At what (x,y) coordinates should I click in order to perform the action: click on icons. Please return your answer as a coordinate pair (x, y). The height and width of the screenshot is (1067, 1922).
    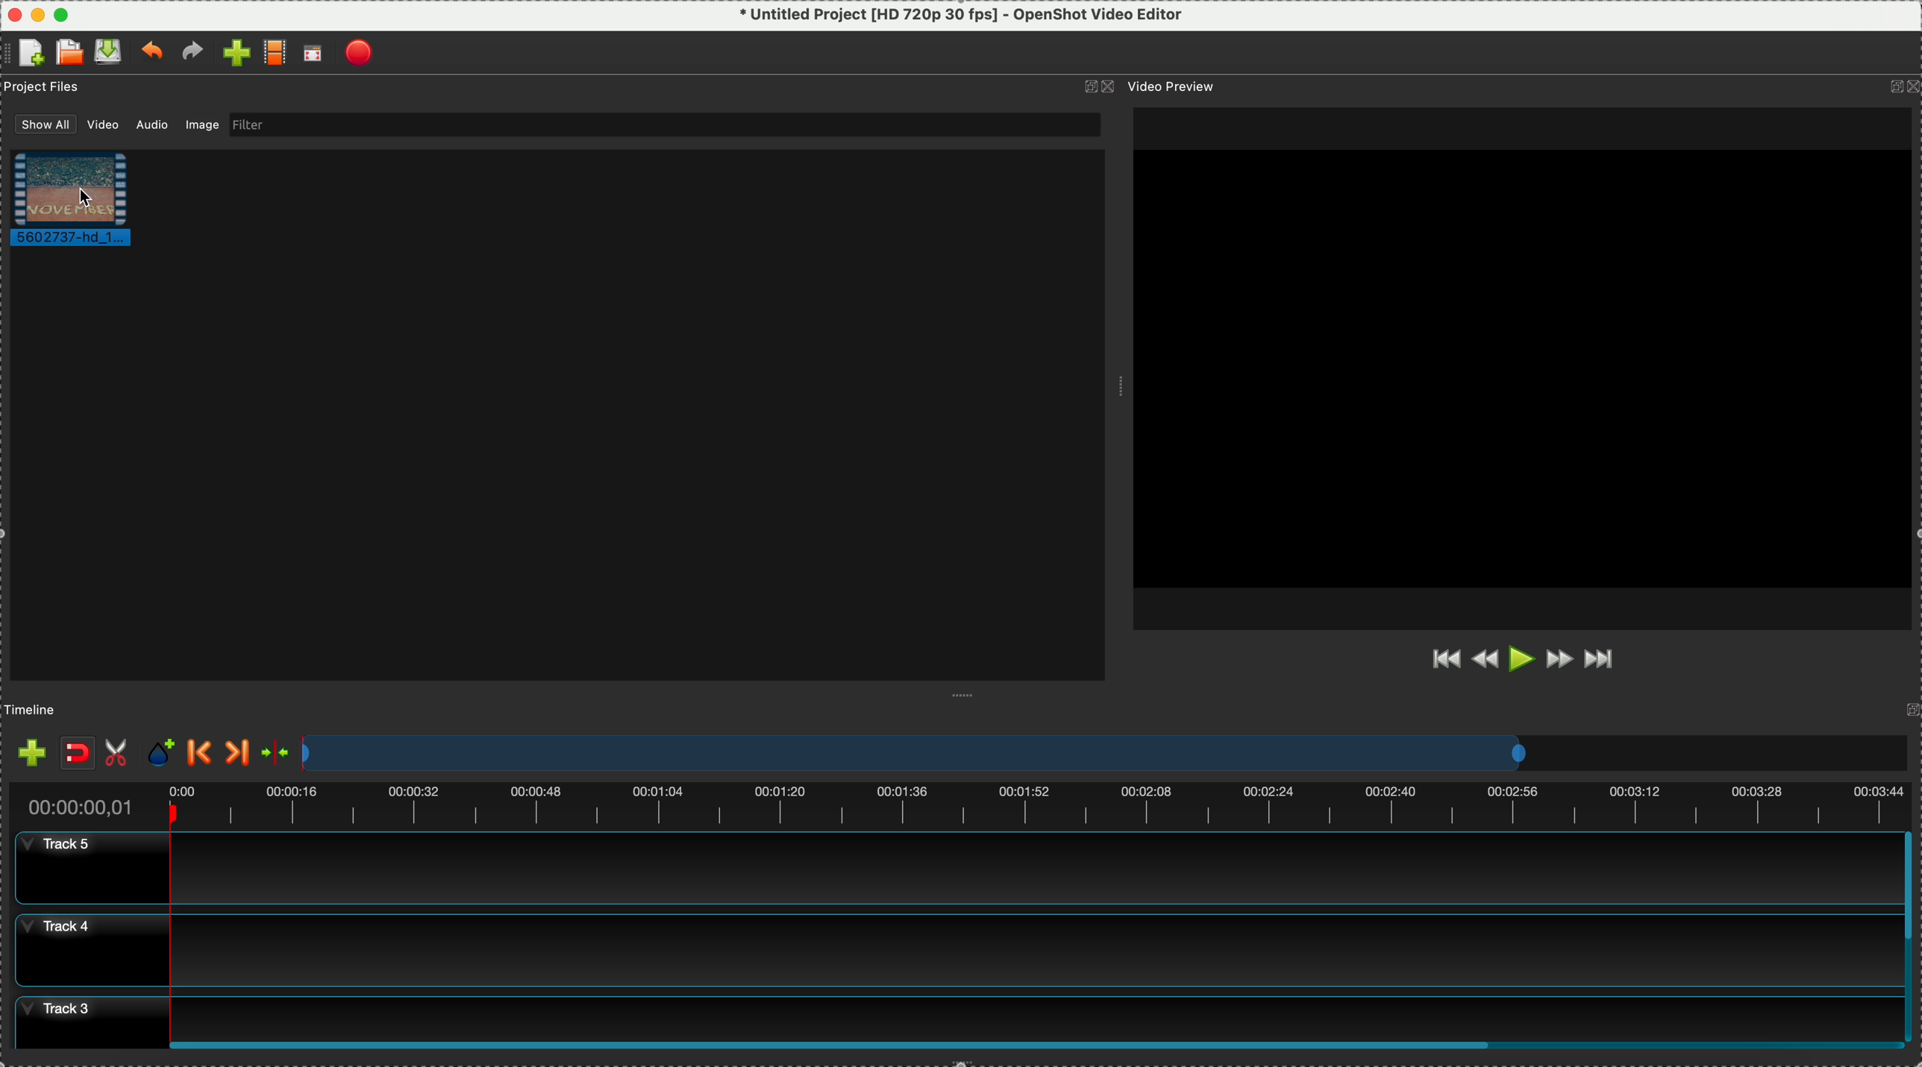
    Looking at the image, I should click on (1098, 87).